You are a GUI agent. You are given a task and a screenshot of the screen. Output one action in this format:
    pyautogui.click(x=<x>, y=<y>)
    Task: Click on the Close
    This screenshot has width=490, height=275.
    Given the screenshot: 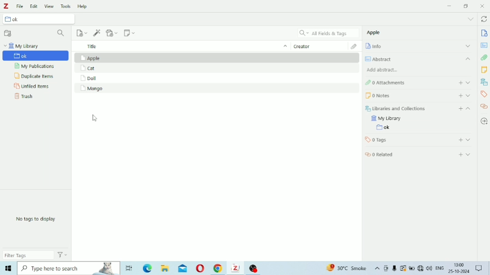 What is the action you would take?
    pyautogui.click(x=482, y=6)
    